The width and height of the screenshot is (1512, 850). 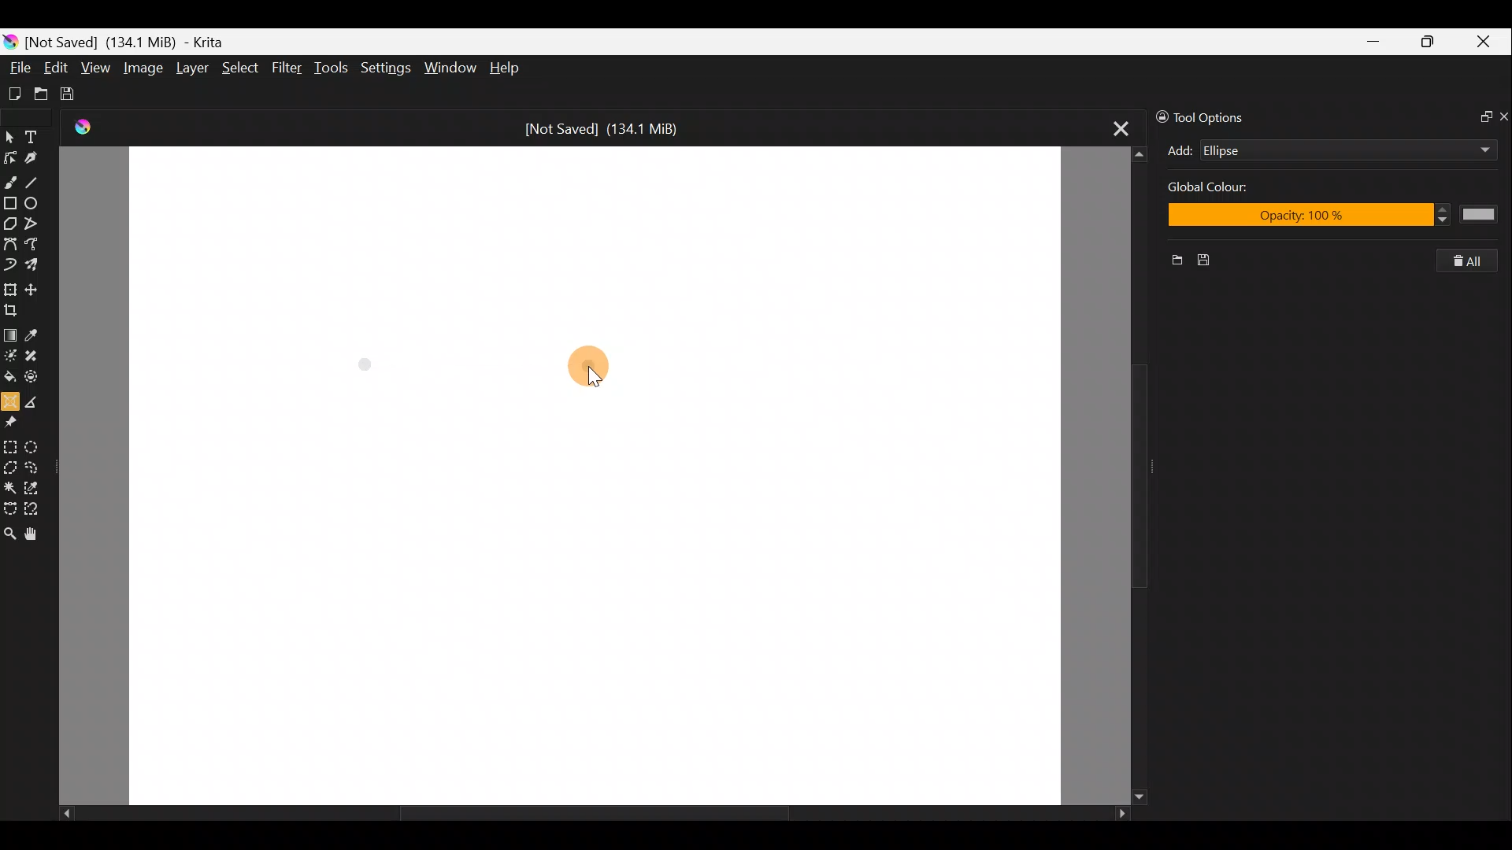 I want to click on Transform a layer/selection, so click(x=11, y=287).